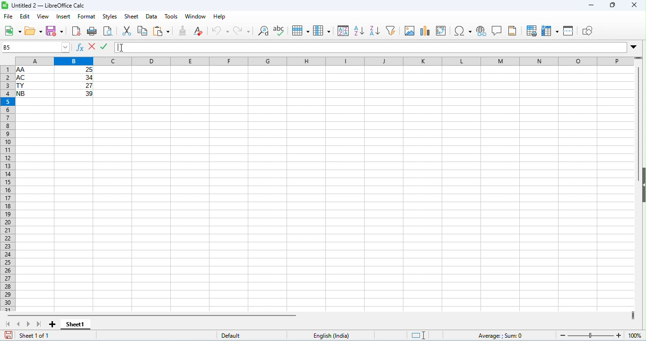  I want to click on file, so click(9, 17).